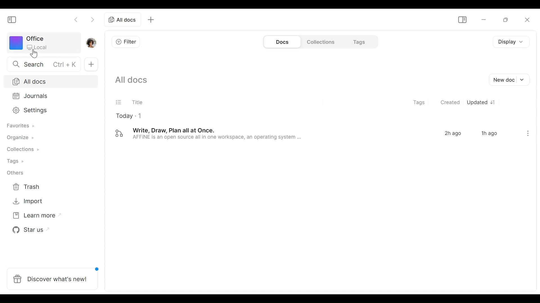 The width and height of the screenshot is (540, 303). I want to click on Show all documents current in the workspace, so click(131, 80).